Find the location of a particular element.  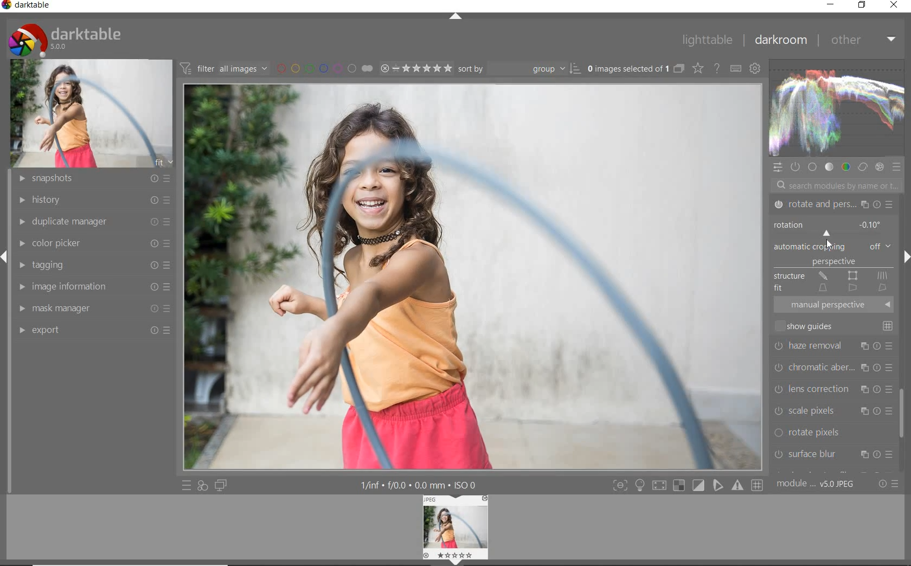

lighttable is located at coordinates (707, 41).